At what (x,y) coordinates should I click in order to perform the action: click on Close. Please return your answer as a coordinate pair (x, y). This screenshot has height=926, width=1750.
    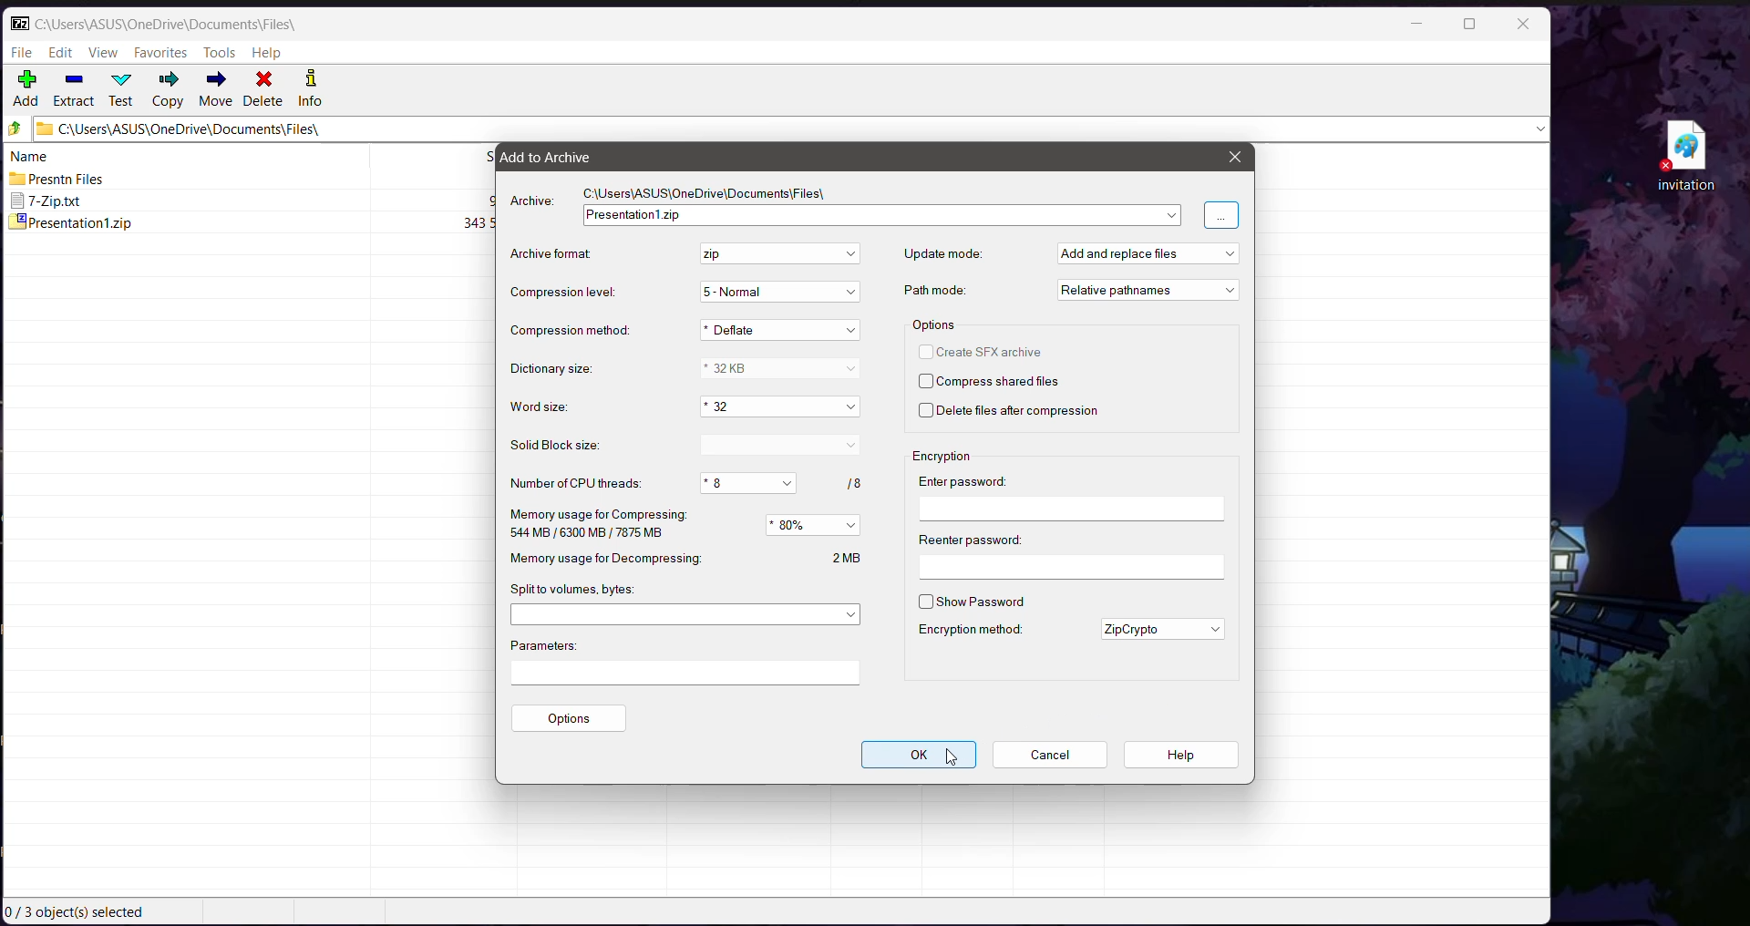
    Looking at the image, I should click on (1522, 26).